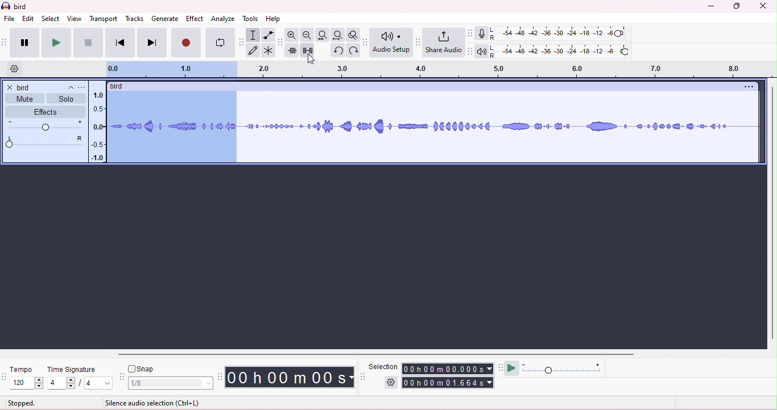  Describe the element at coordinates (97, 125) in the screenshot. I see `amplitude` at that location.